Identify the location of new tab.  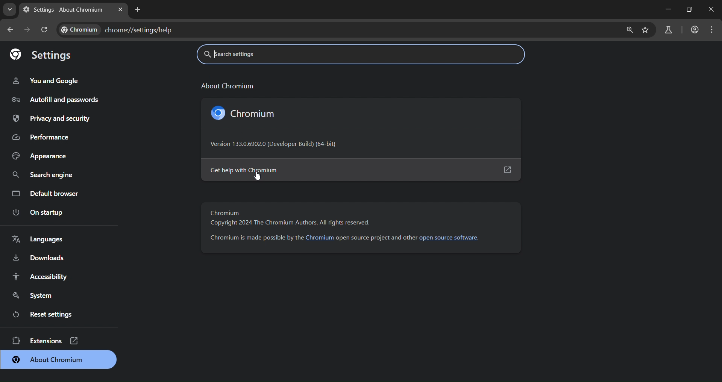
(138, 9).